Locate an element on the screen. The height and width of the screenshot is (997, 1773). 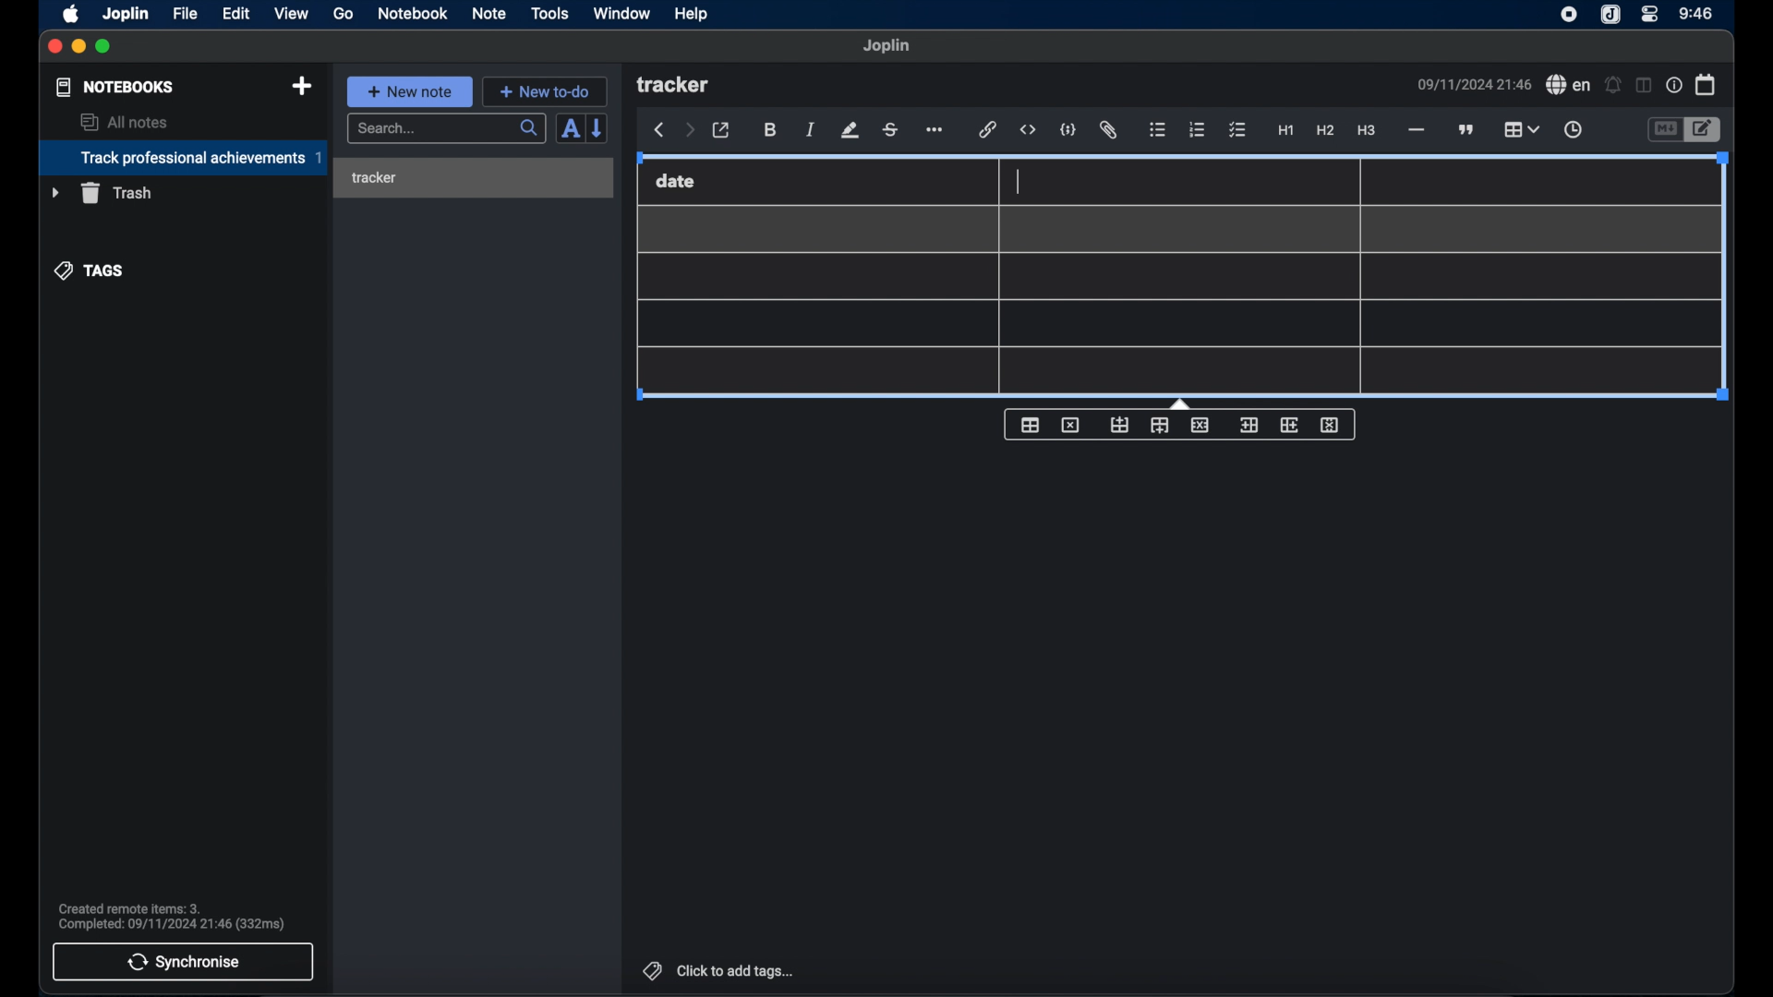
bold is located at coordinates (770, 130).